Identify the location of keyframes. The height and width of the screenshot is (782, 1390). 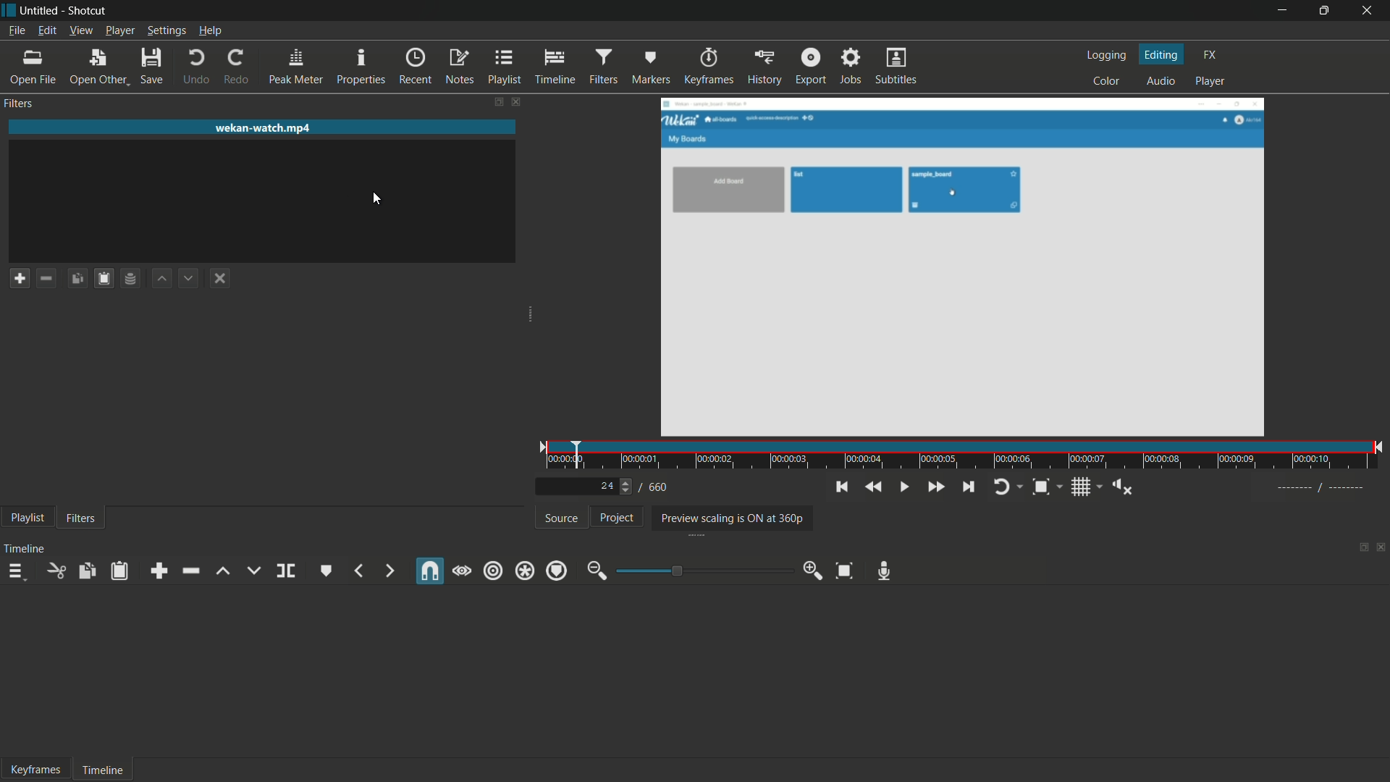
(709, 66).